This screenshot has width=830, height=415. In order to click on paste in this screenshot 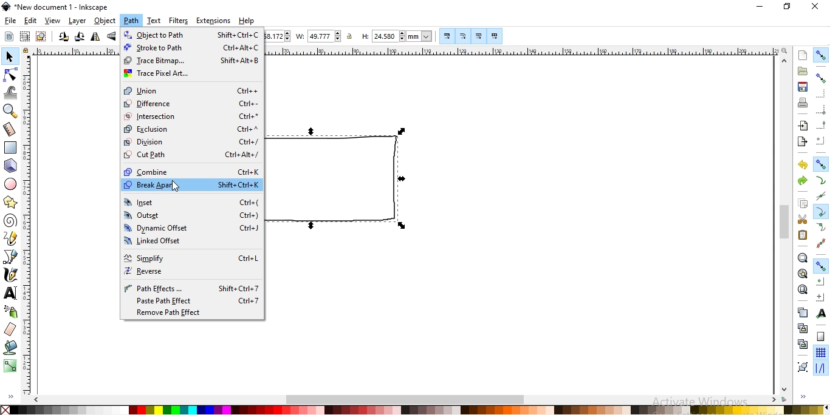, I will do `click(802, 235)`.